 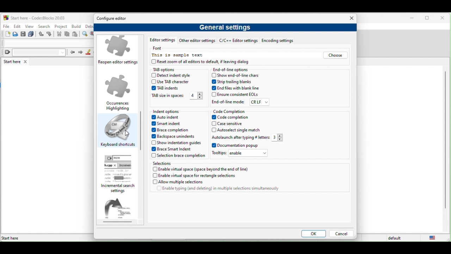 What do you see at coordinates (86, 34) in the screenshot?
I see `find ` at bounding box center [86, 34].